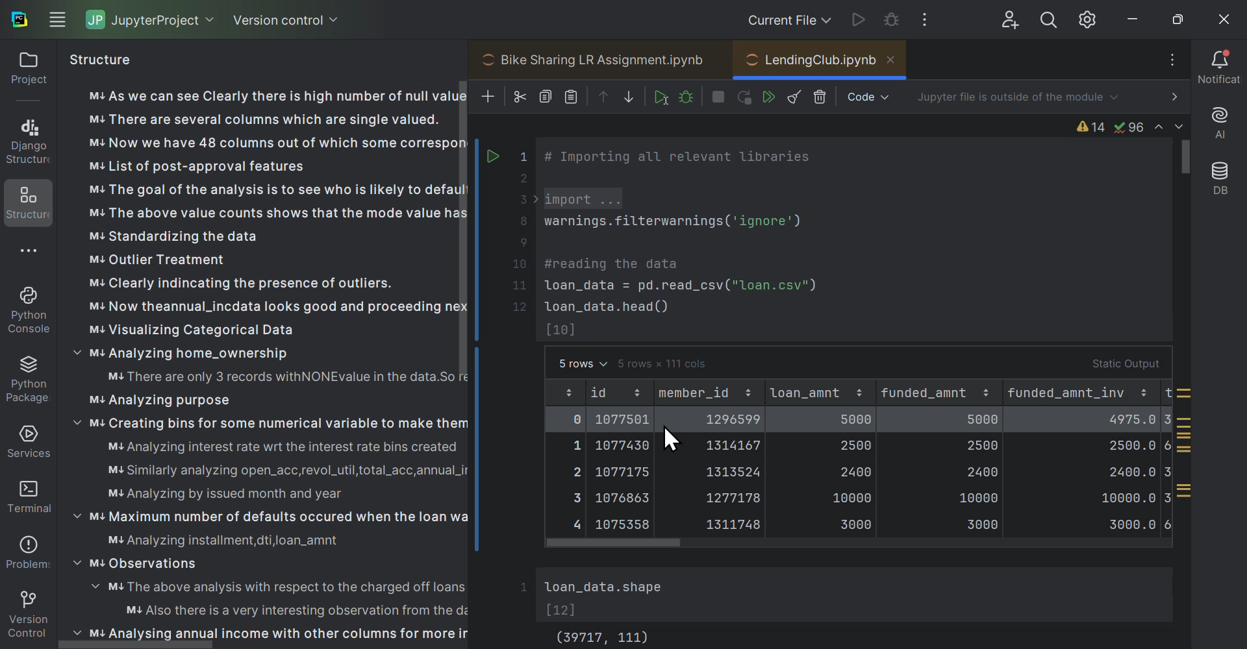  Describe the element at coordinates (661, 96) in the screenshot. I see `Run cell` at that location.